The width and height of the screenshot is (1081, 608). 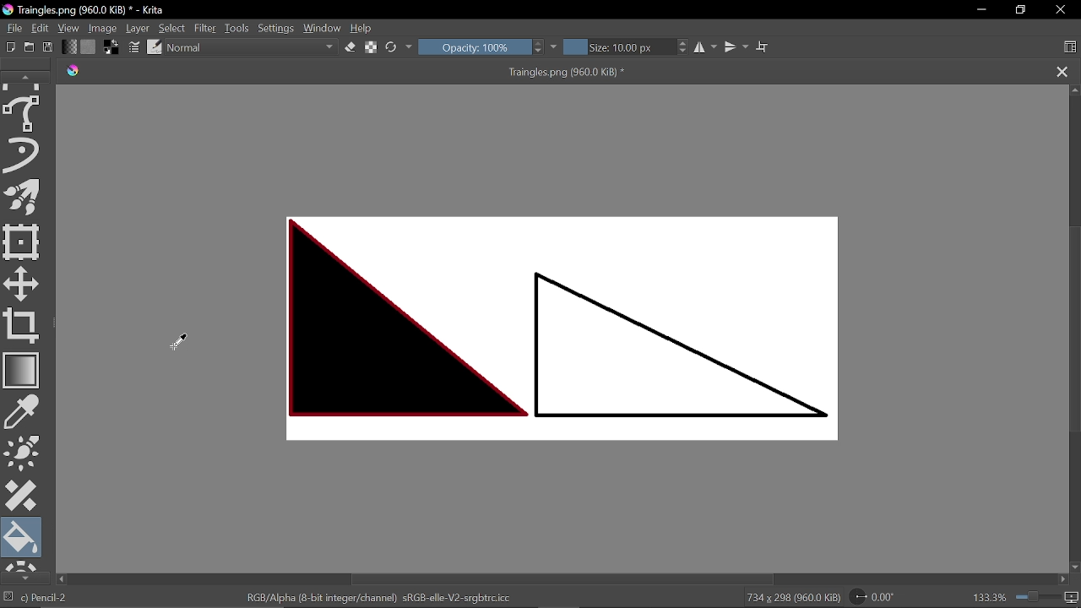 I want to click on Multibrush tool, so click(x=24, y=197).